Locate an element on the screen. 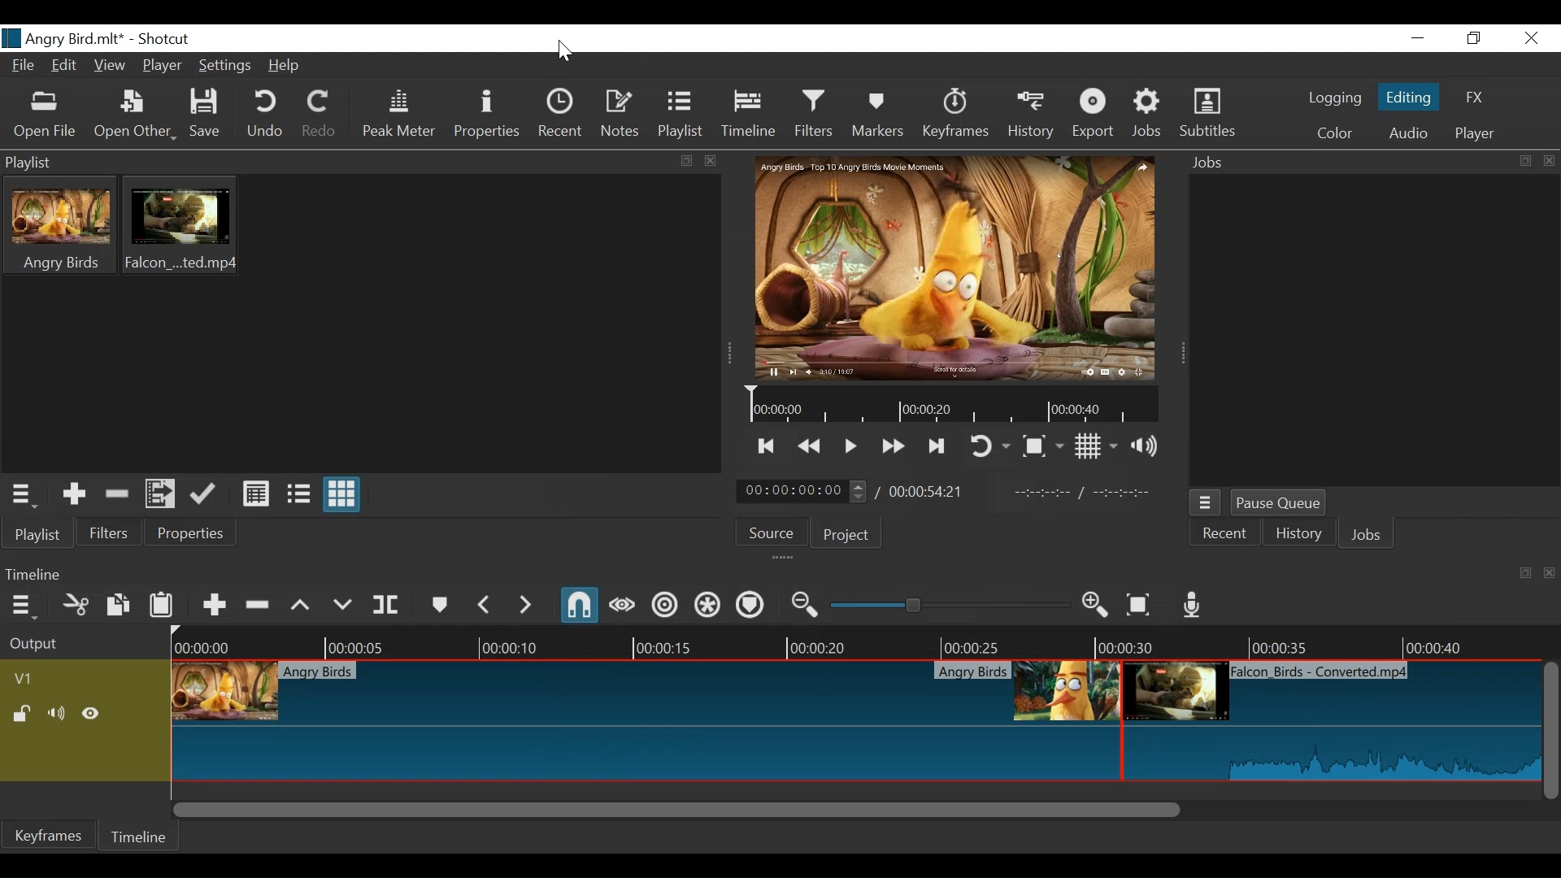 The image size is (1561, 878). Timeline is located at coordinates (858, 641).